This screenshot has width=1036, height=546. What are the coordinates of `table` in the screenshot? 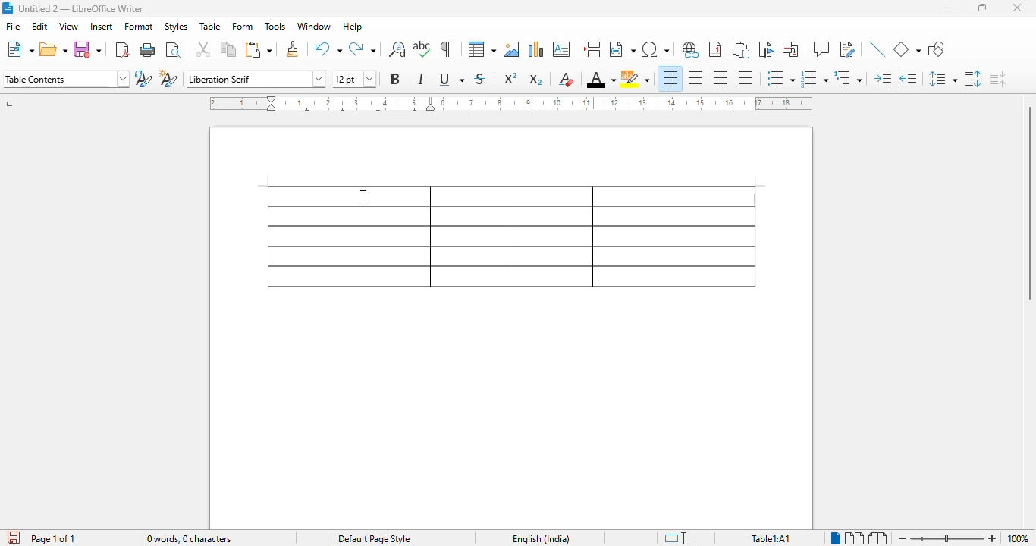 It's located at (511, 236).